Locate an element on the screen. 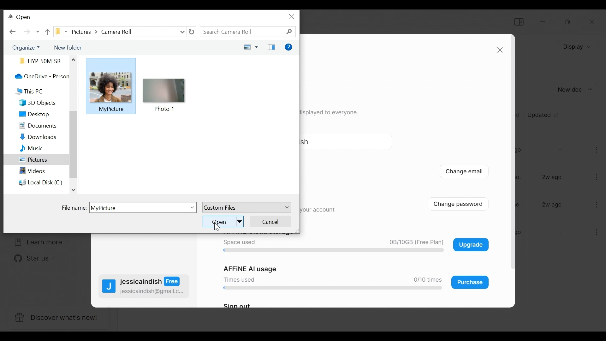 The height and width of the screenshot is (341, 606). File Name is located at coordinates (128, 207).